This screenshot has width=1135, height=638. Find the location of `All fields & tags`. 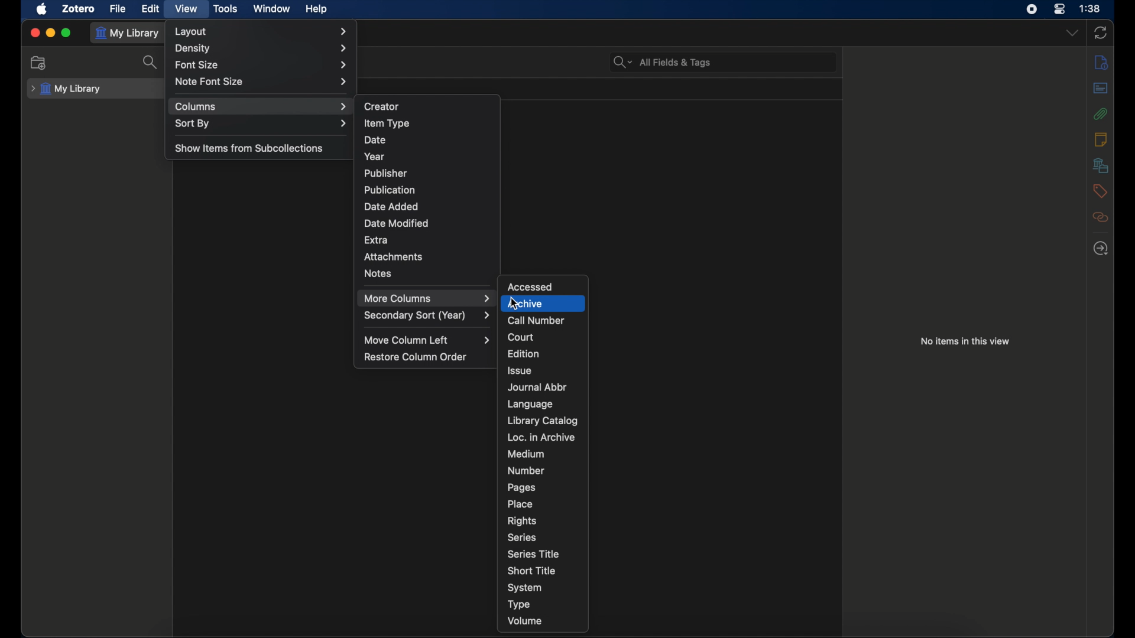

All fields & tags is located at coordinates (662, 62).